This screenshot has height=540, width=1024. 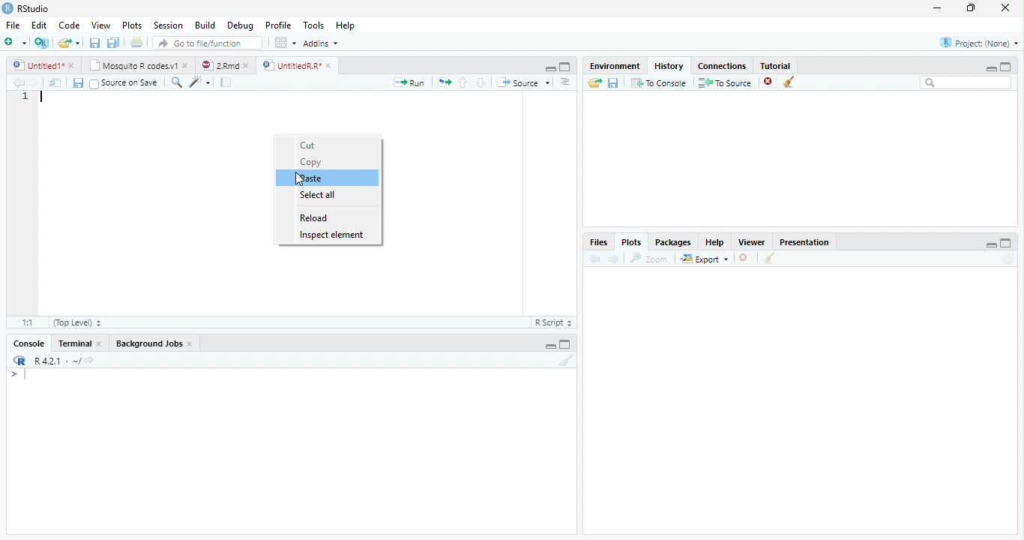 I want to click on Background Jobs, so click(x=150, y=344).